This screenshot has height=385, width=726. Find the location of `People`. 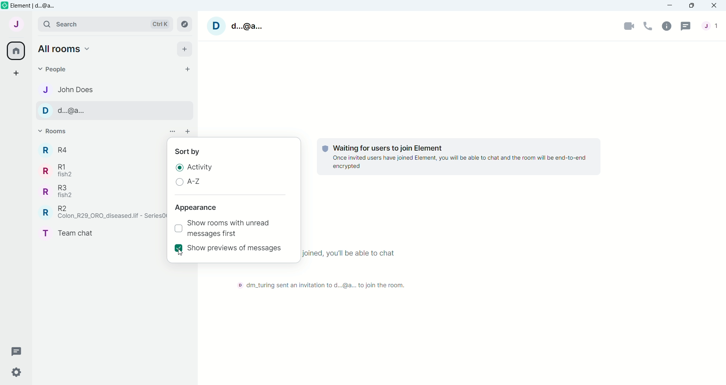

People is located at coordinates (713, 26).